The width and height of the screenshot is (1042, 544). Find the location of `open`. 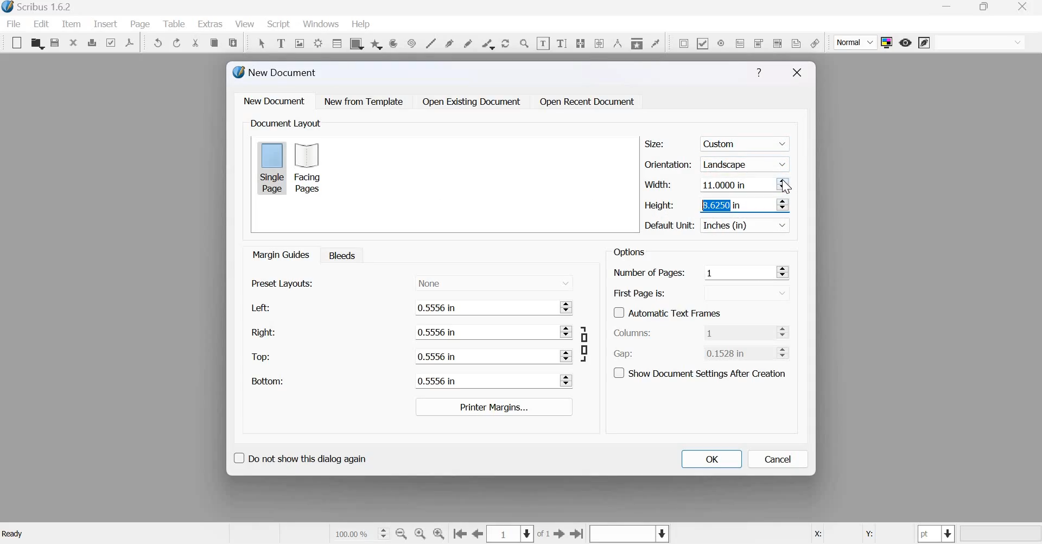

open is located at coordinates (37, 43).